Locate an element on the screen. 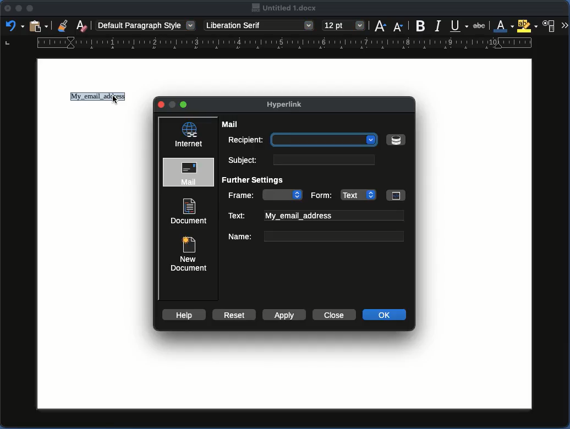 This screenshot has height=429, width=570. Minimize is located at coordinates (184, 105).